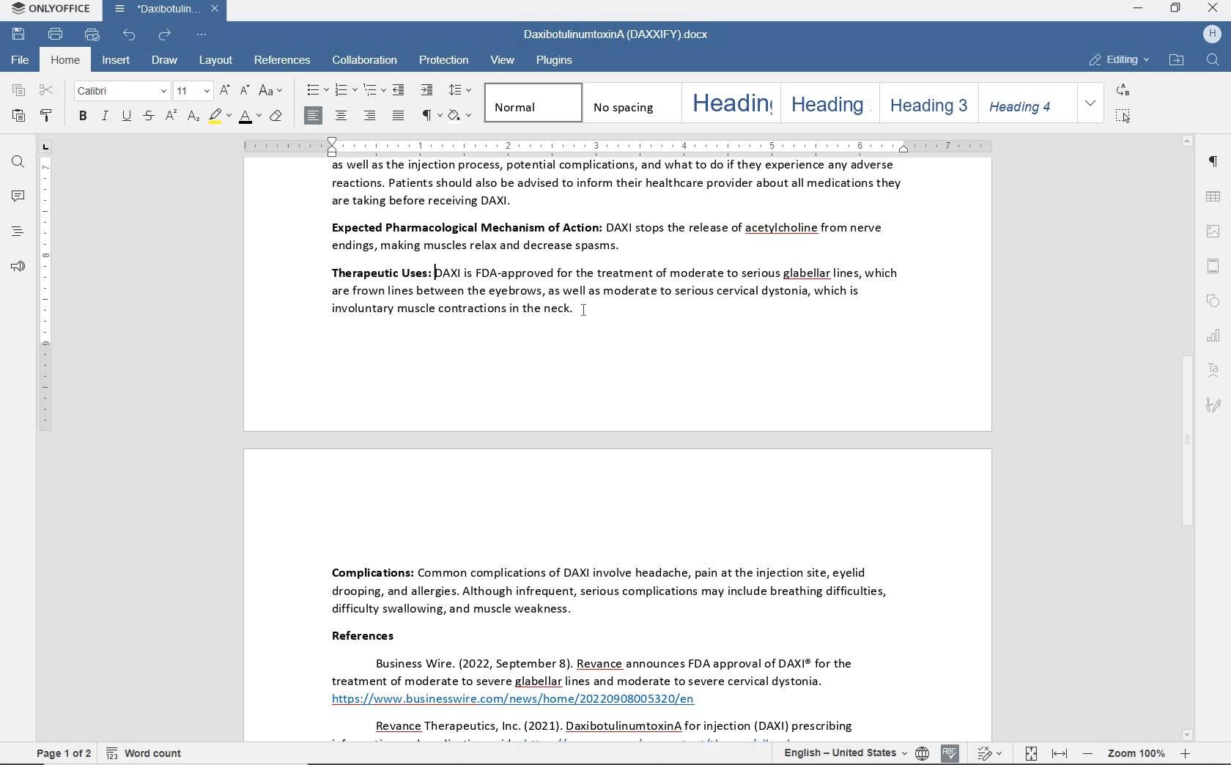  I want to click on paragraph settings, so click(1214, 161).